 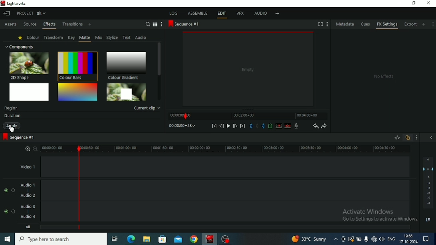 I want to click on Microsoft edge, so click(x=131, y=239).